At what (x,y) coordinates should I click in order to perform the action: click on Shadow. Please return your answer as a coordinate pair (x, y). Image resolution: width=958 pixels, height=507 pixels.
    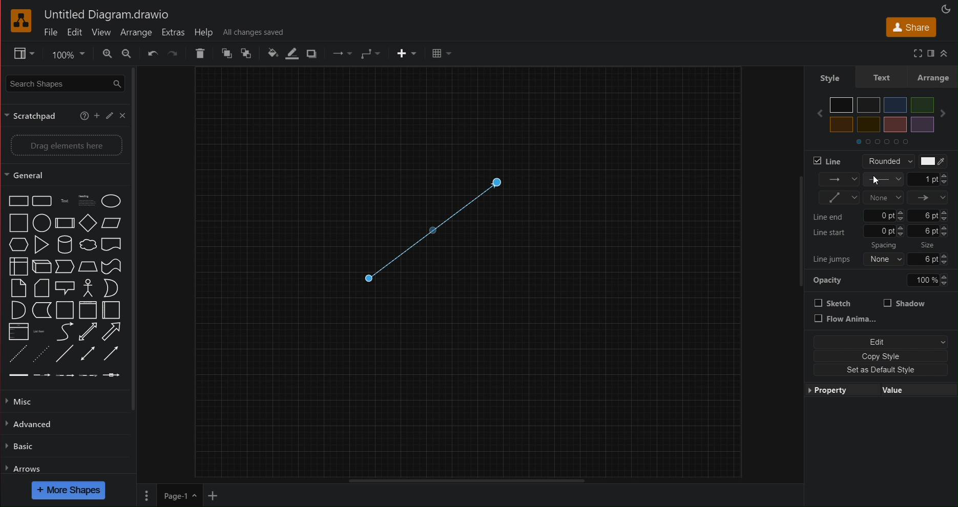
    Looking at the image, I should click on (905, 303).